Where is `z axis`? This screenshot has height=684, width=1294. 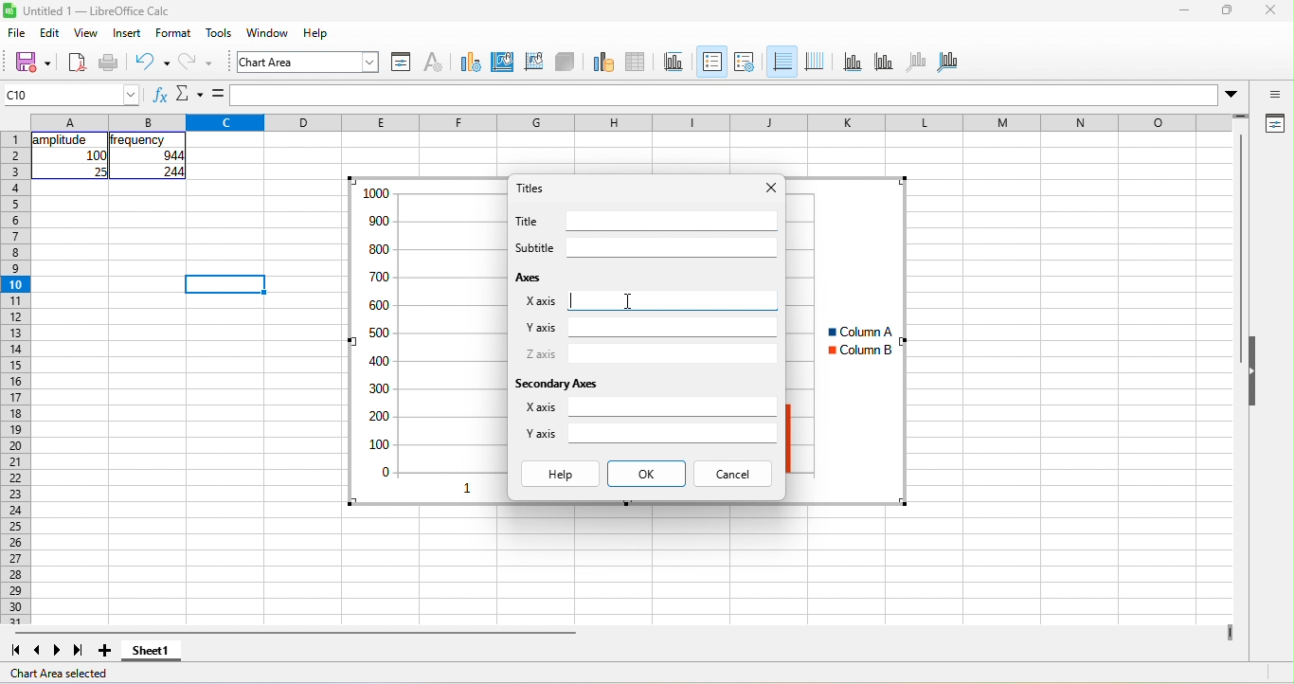
z axis is located at coordinates (917, 63).